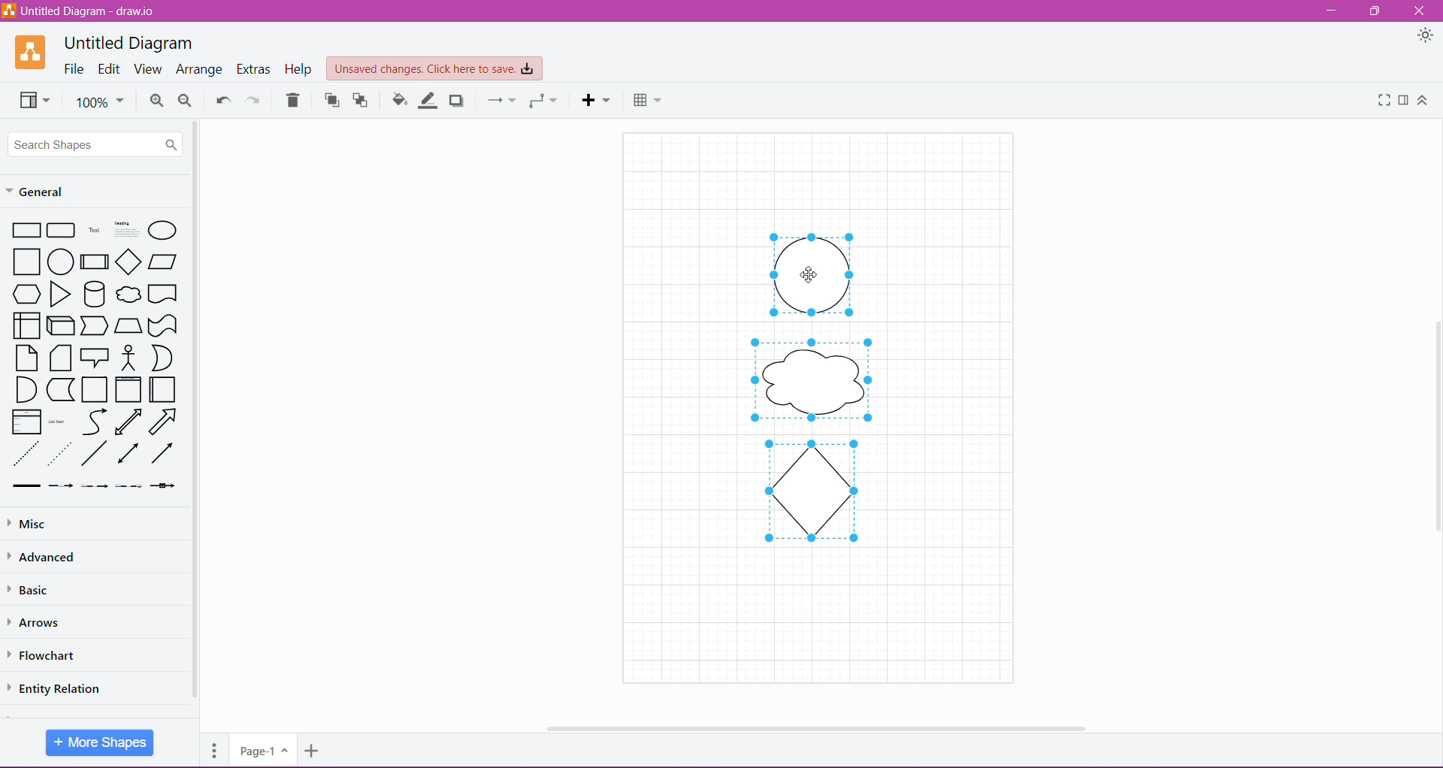 Image resolution: width=1443 pixels, height=768 pixels. I want to click on Cursor, so click(811, 275).